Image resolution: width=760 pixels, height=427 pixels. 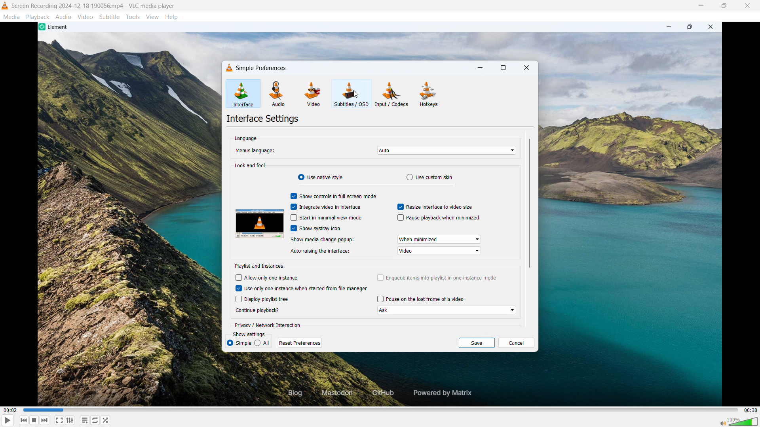 I want to click on logo, so click(x=5, y=6).